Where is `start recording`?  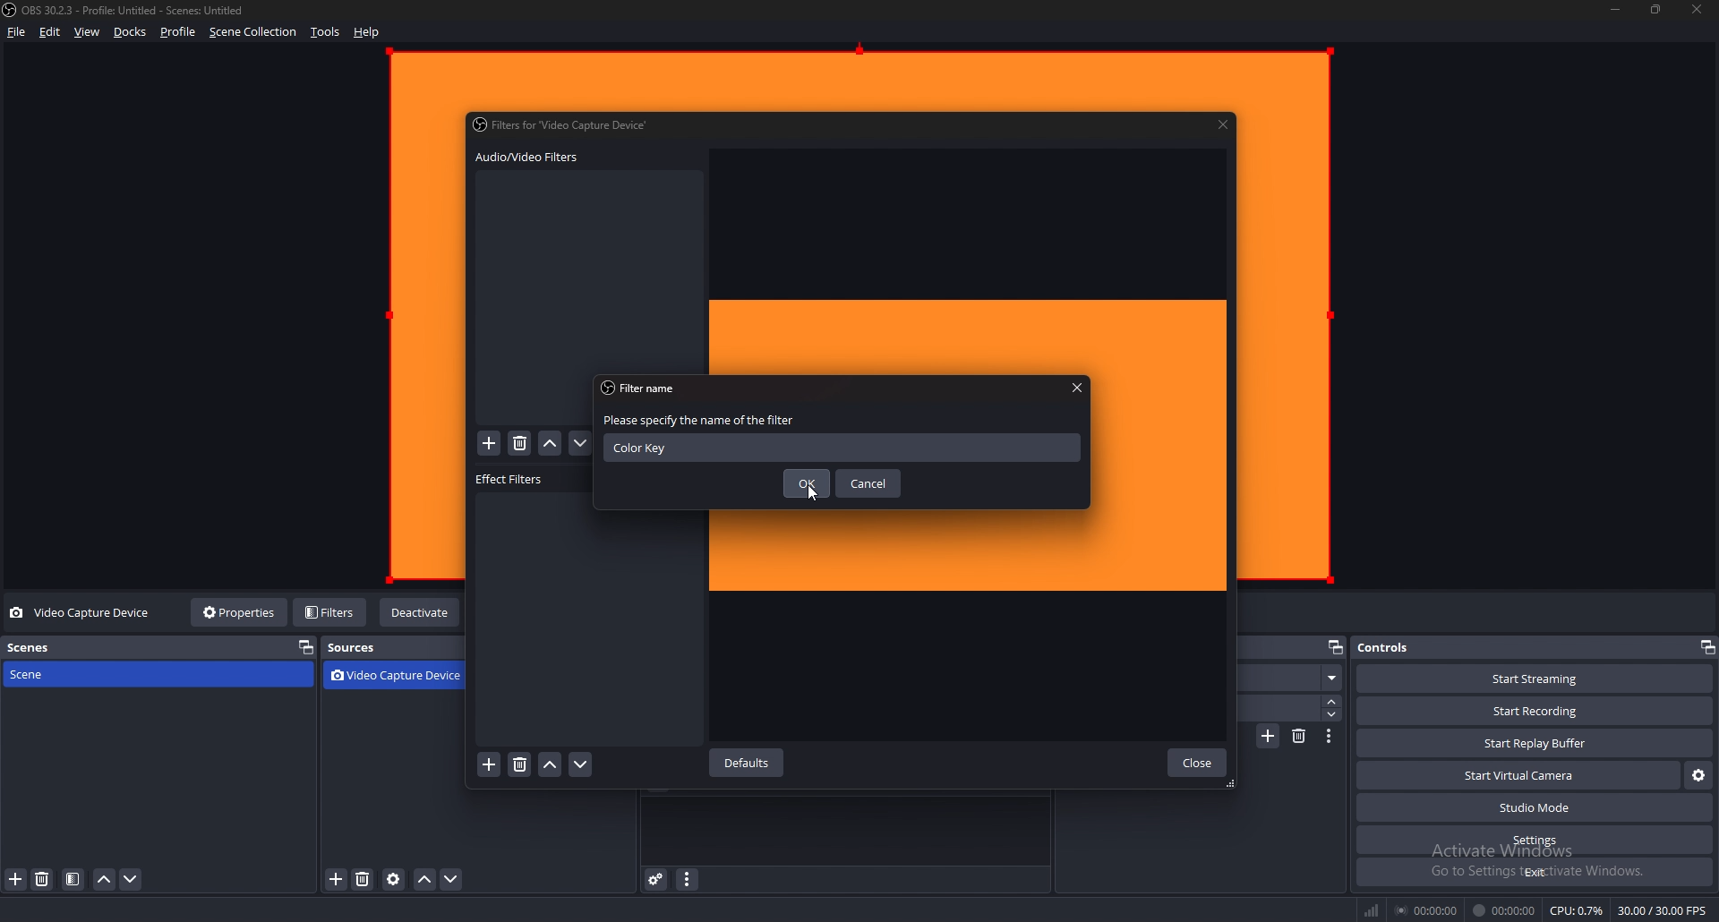
start recording is located at coordinates (1535, 712).